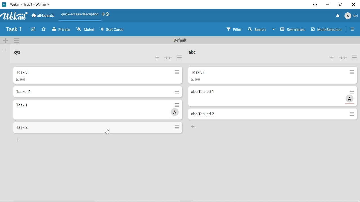 The height and width of the screenshot is (202, 360). I want to click on Task assigned to, so click(350, 99).